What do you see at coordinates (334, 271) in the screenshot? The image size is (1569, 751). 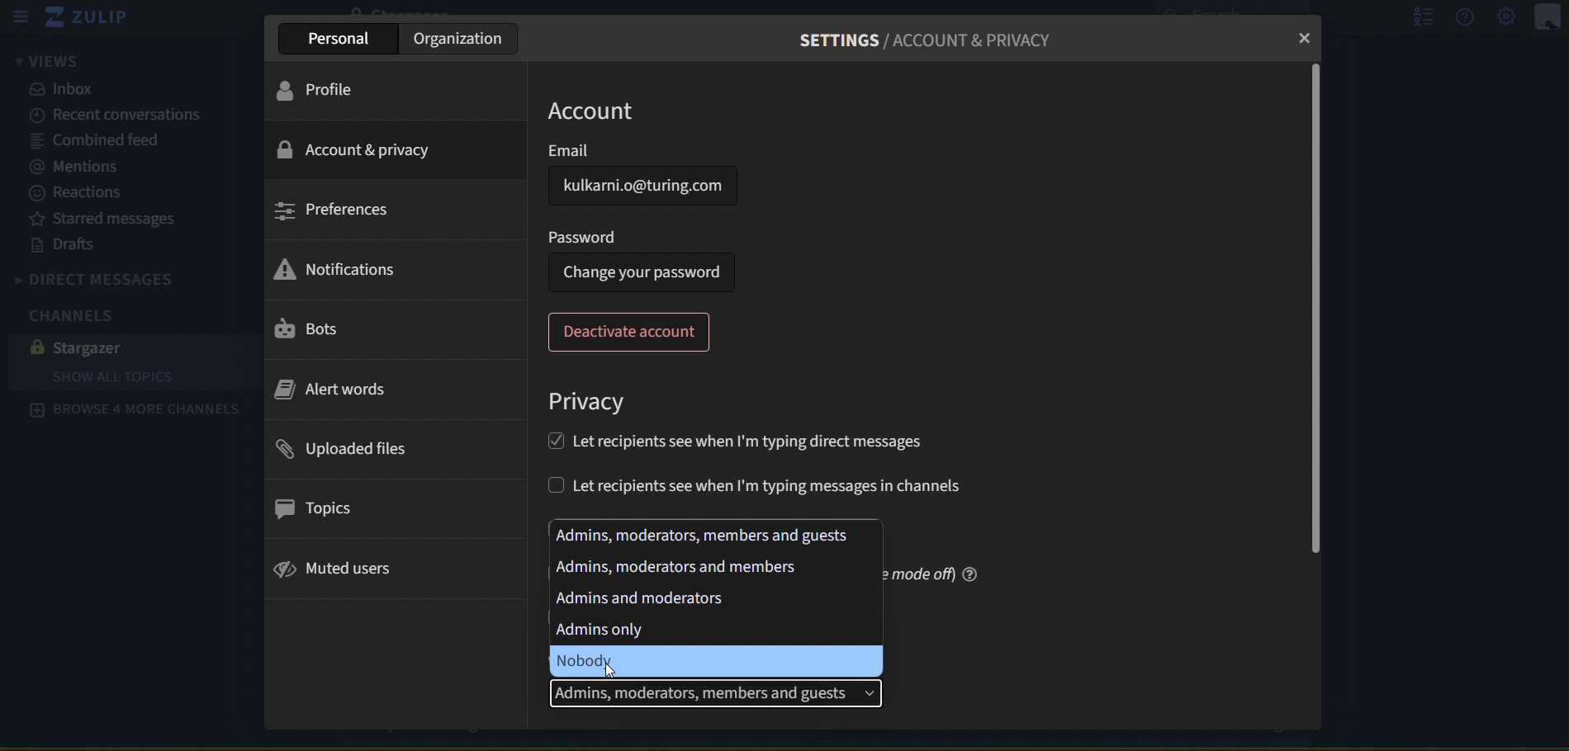 I see `notifications` at bounding box center [334, 271].